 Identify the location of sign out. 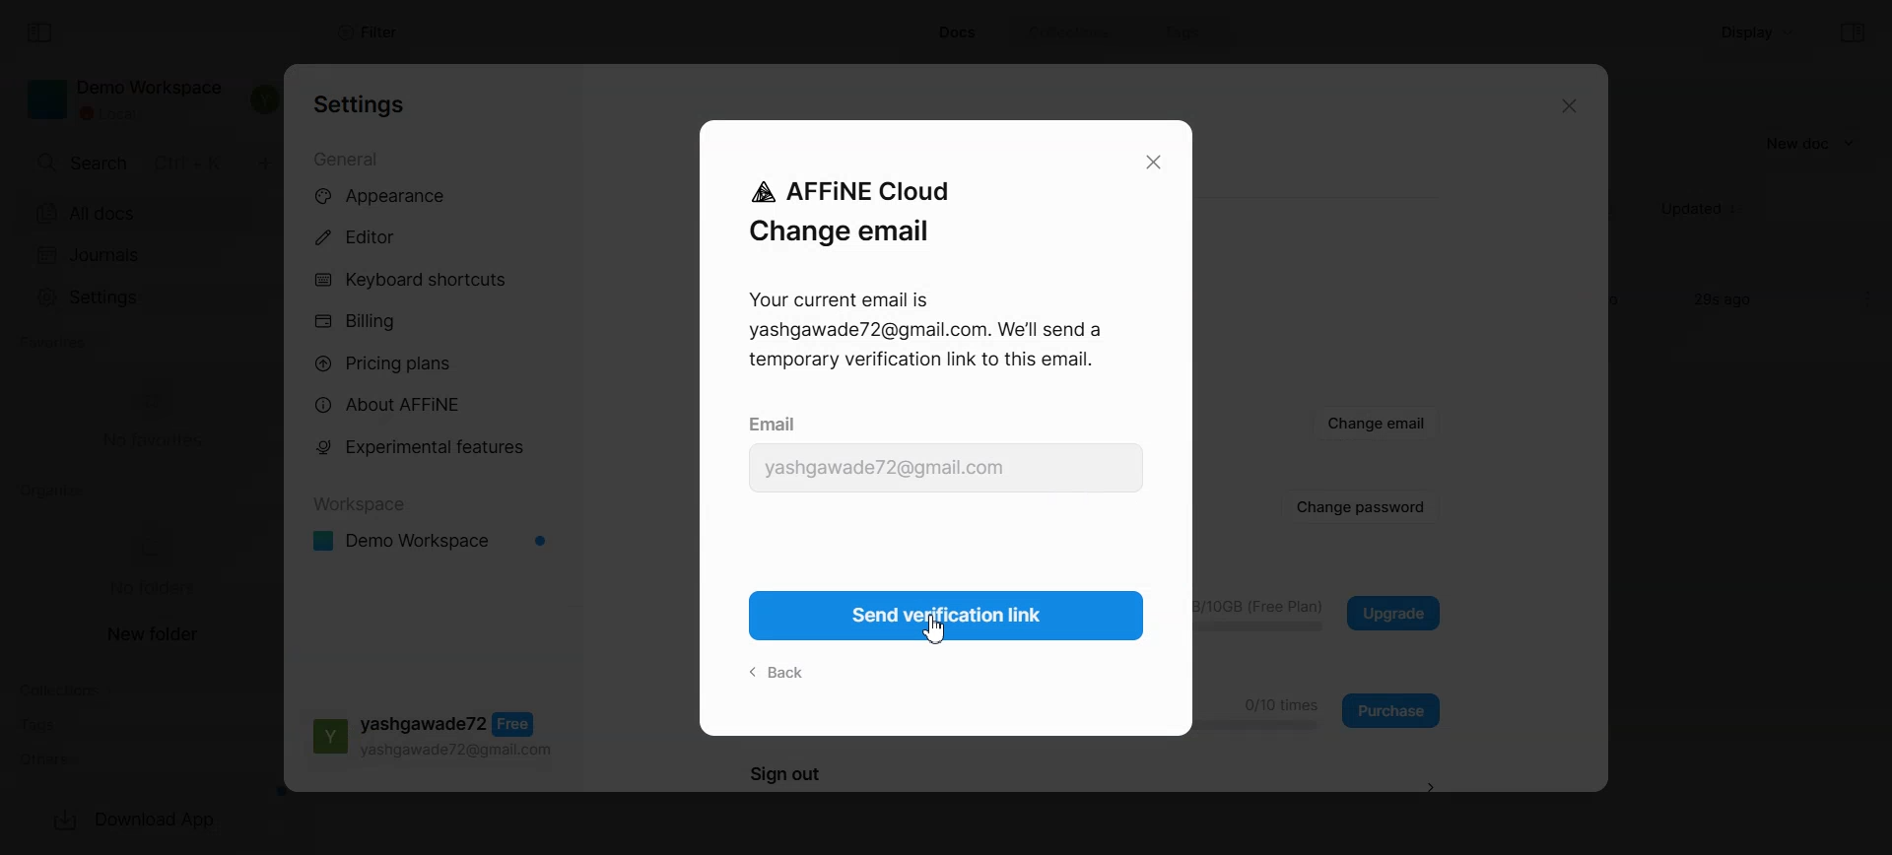
(785, 777).